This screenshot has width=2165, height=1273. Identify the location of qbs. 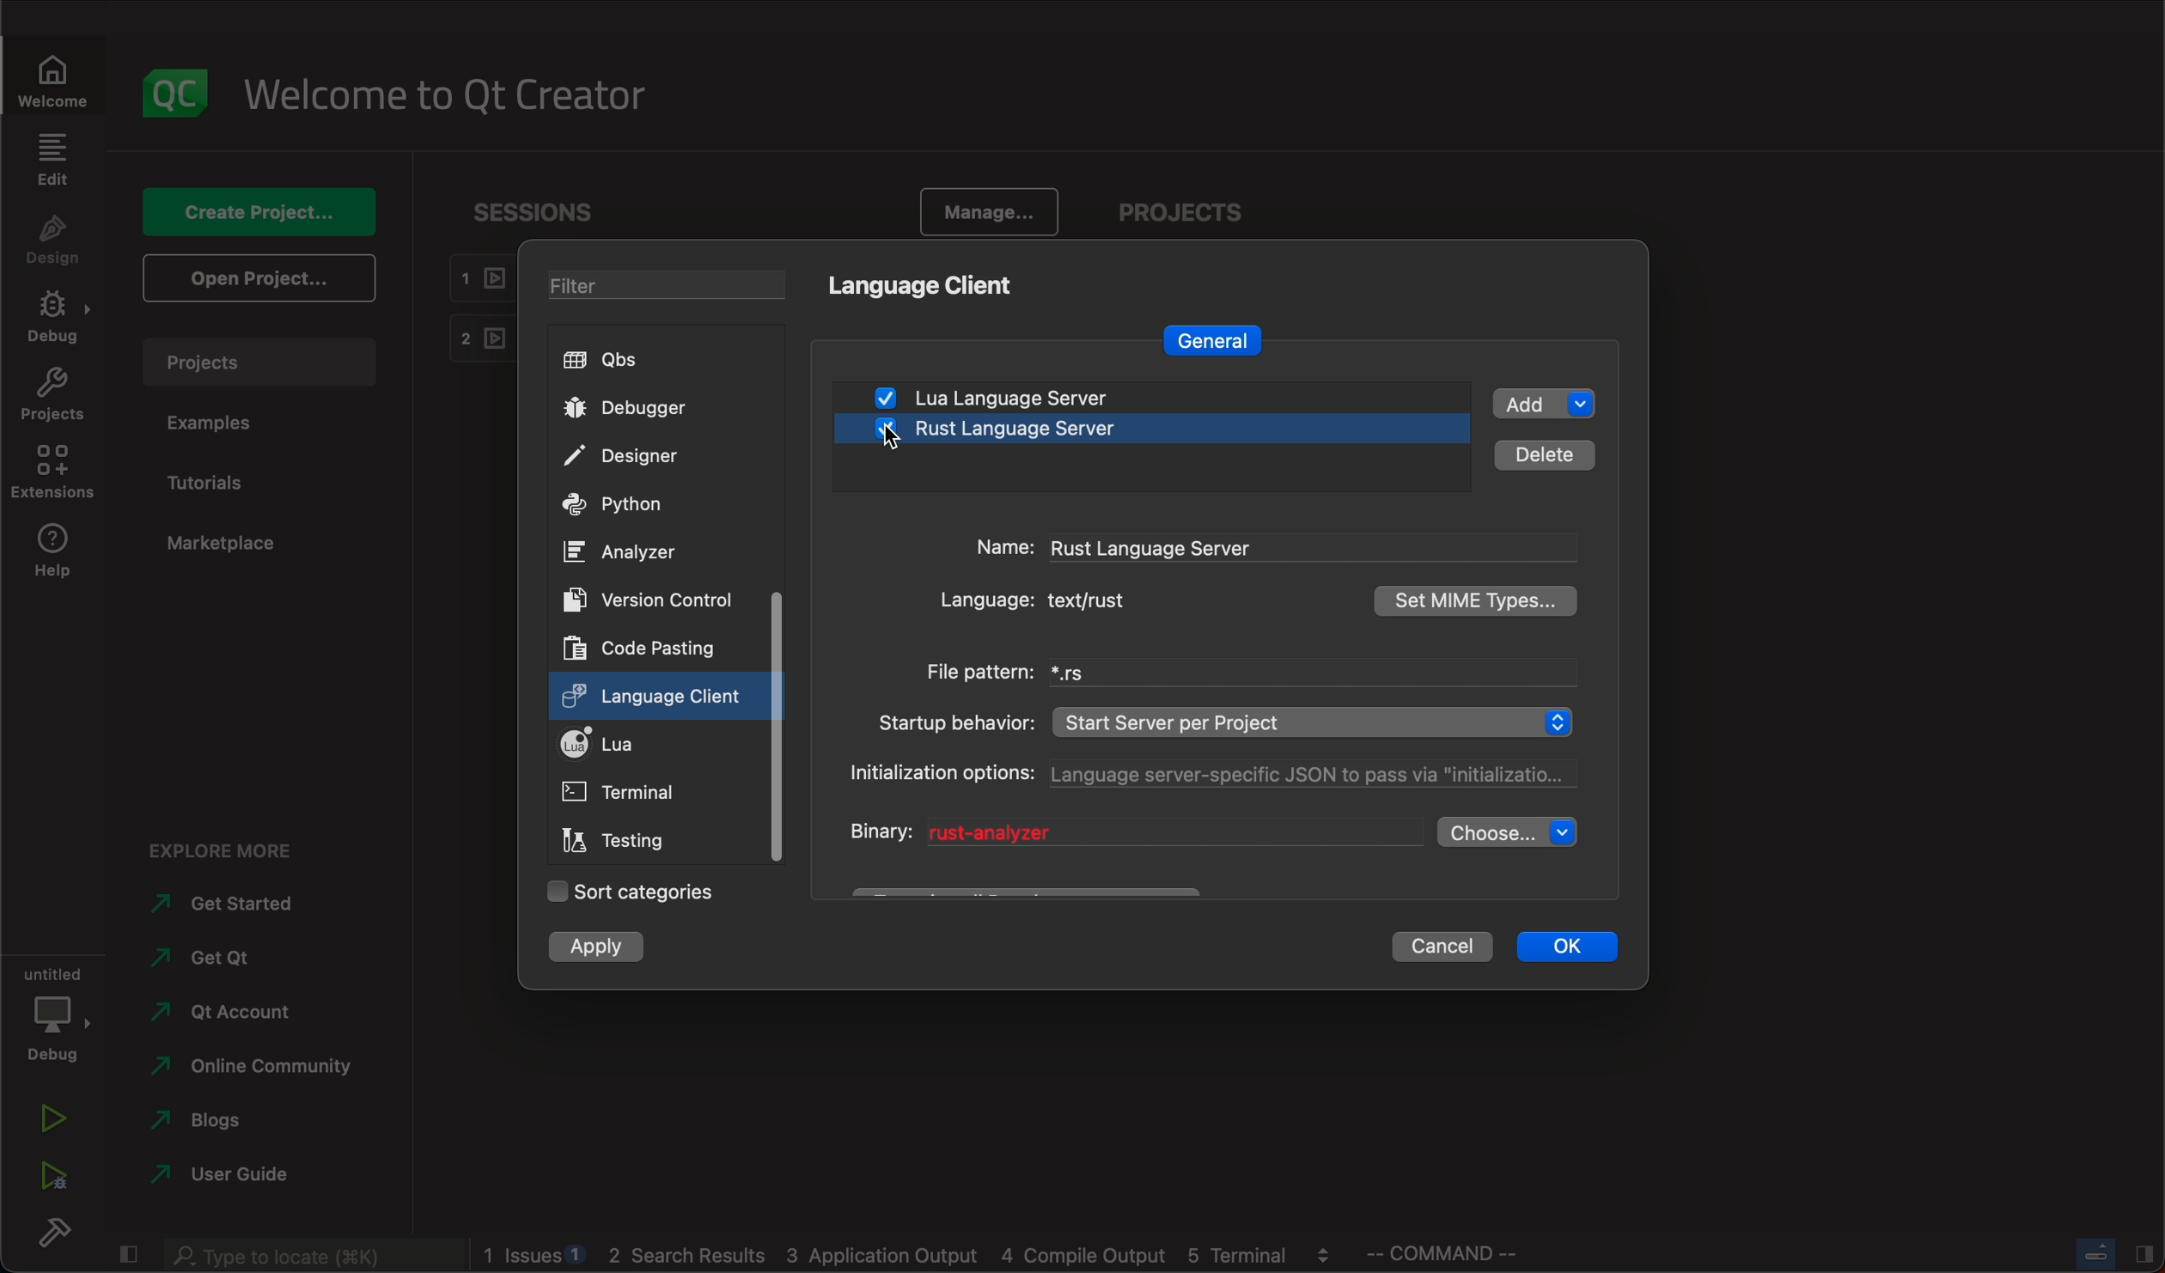
(625, 362).